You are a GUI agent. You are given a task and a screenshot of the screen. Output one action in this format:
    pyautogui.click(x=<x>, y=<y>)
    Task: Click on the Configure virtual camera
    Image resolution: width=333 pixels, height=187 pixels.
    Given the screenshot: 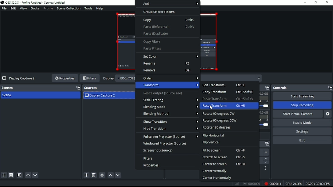 What is the action you would take?
    pyautogui.click(x=328, y=114)
    